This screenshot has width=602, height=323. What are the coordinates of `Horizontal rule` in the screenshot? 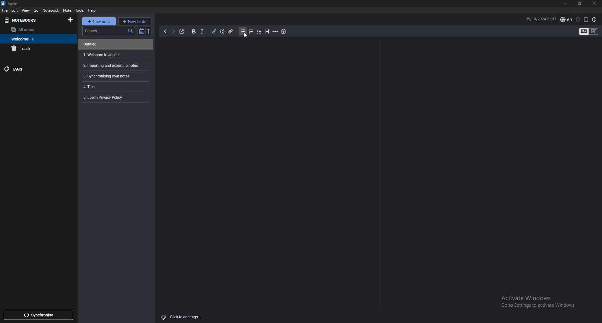 It's located at (274, 32).